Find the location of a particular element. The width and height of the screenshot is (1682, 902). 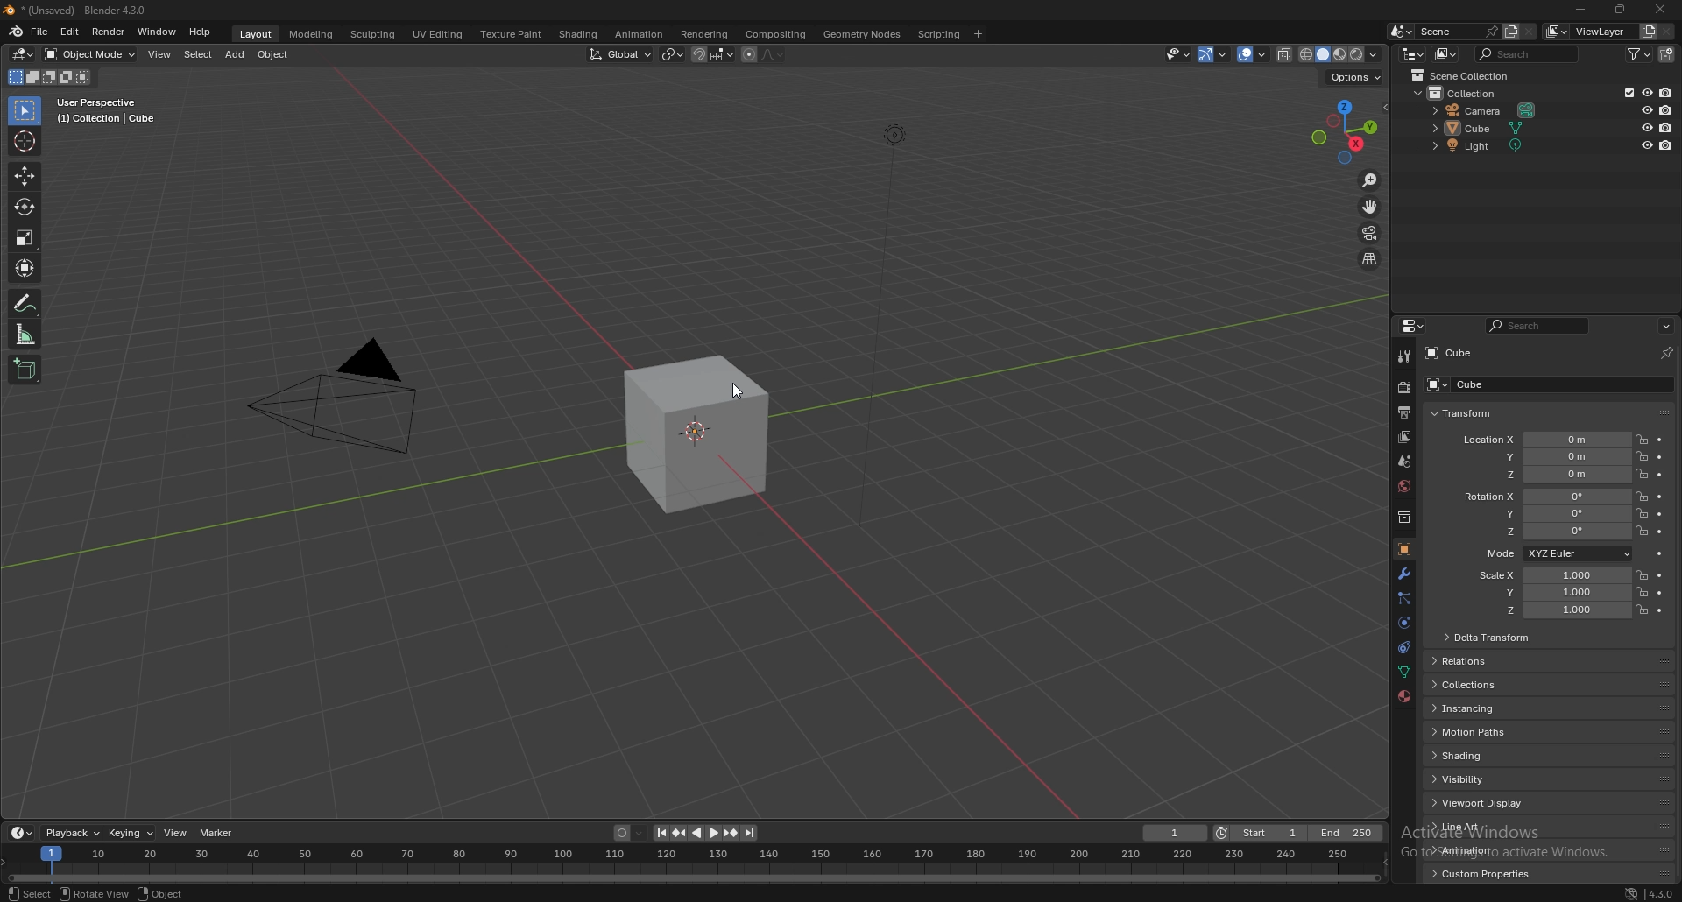

measure is located at coordinates (25, 335).